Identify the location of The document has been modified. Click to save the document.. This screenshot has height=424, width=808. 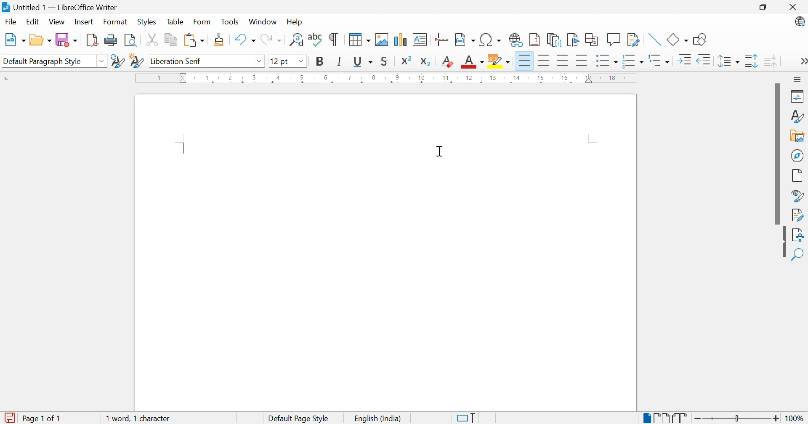
(11, 417).